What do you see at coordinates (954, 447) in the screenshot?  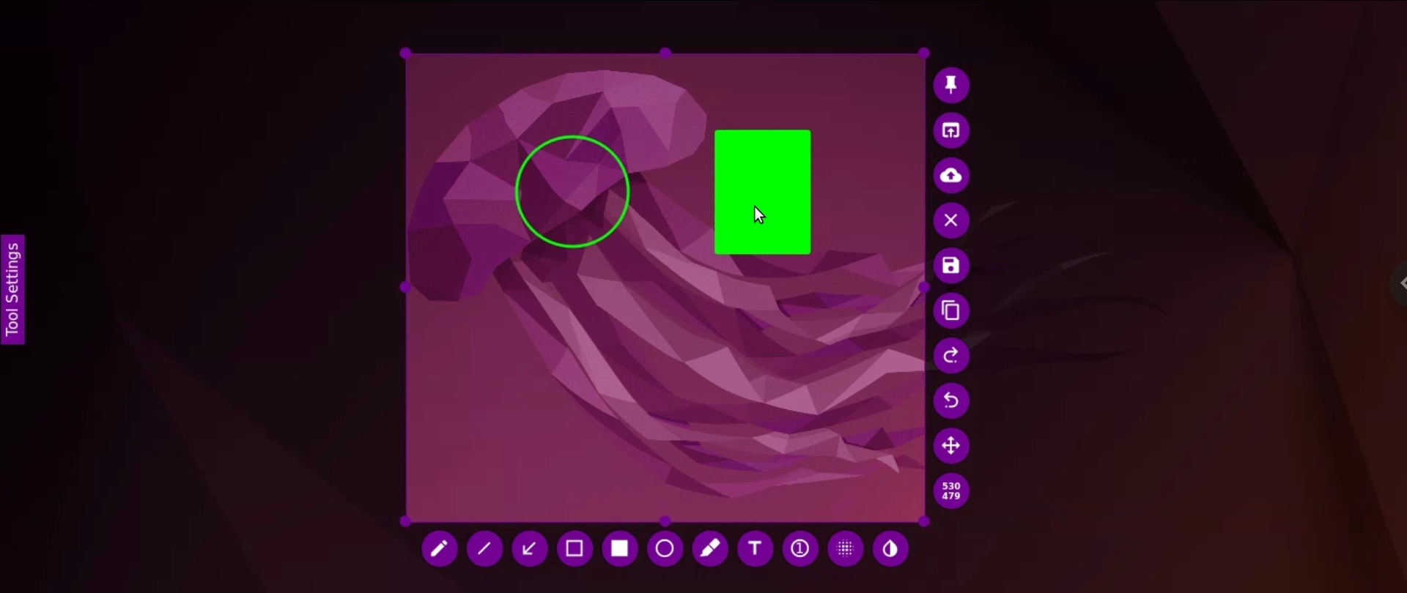 I see `move` at bounding box center [954, 447].